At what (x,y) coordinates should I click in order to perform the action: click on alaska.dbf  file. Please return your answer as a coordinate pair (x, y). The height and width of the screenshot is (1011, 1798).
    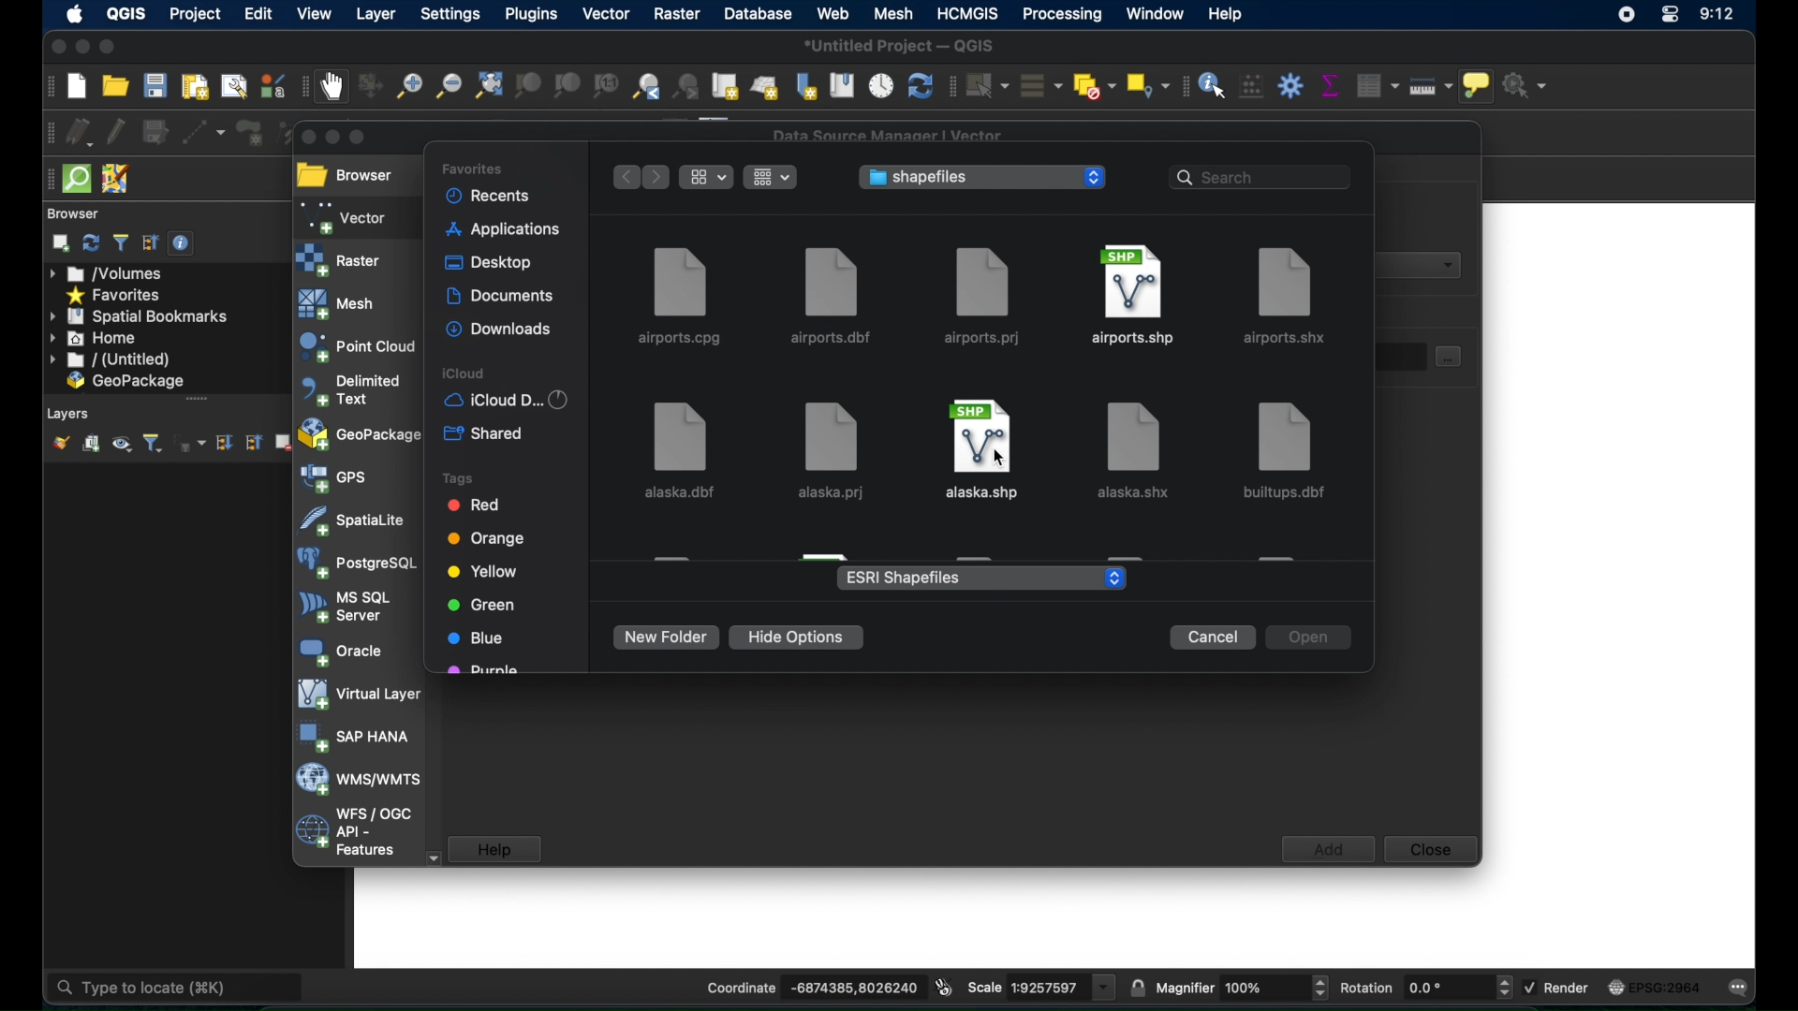
    Looking at the image, I should click on (680, 448).